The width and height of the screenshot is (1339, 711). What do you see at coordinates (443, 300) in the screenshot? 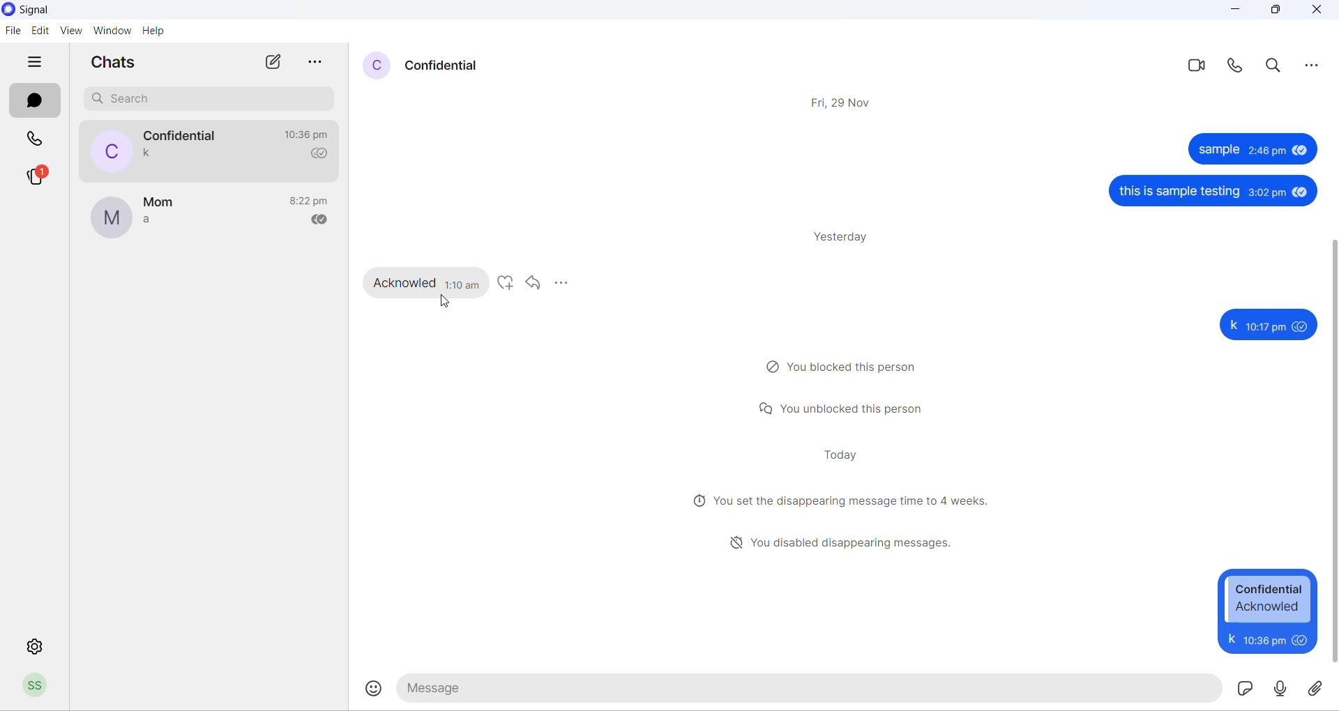
I see `cursor` at bounding box center [443, 300].